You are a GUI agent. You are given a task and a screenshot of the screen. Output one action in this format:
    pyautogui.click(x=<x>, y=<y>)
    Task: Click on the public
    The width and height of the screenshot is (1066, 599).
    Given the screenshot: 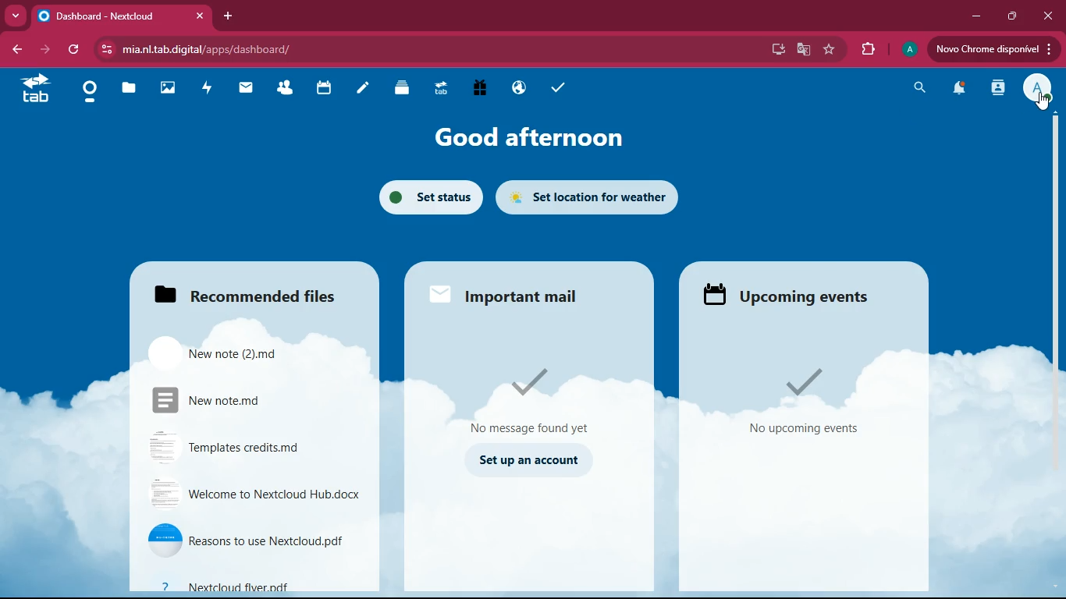 What is the action you would take?
    pyautogui.click(x=520, y=89)
    